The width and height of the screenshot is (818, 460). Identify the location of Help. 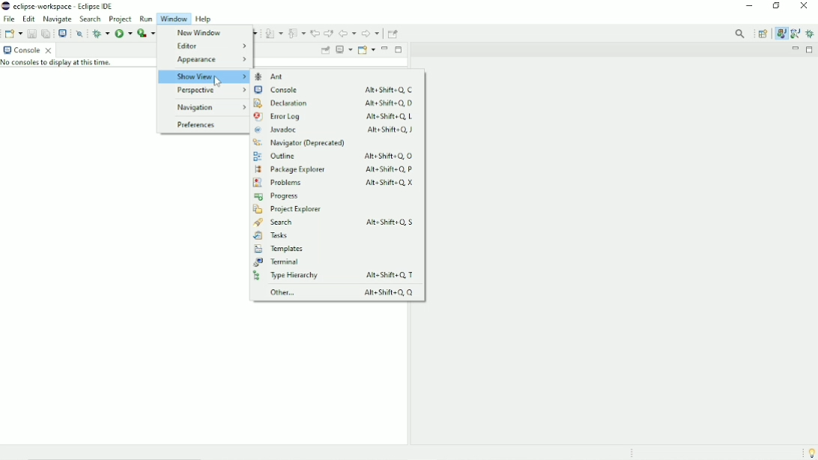
(206, 19).